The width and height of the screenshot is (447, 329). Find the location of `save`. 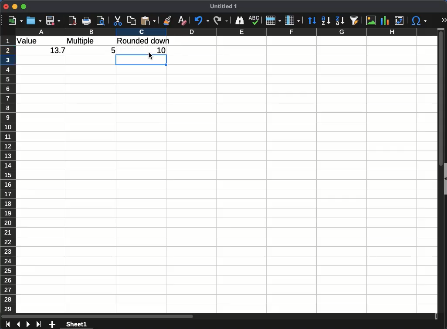

save is located at coordinates (53, 21).